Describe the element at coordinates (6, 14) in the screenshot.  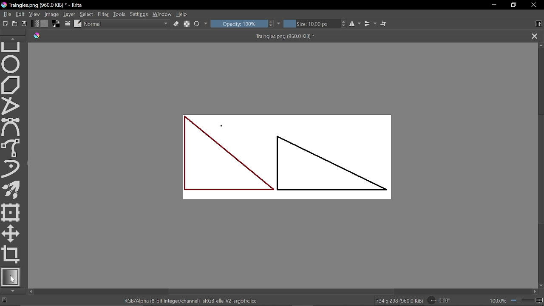
I see `File` at that location.